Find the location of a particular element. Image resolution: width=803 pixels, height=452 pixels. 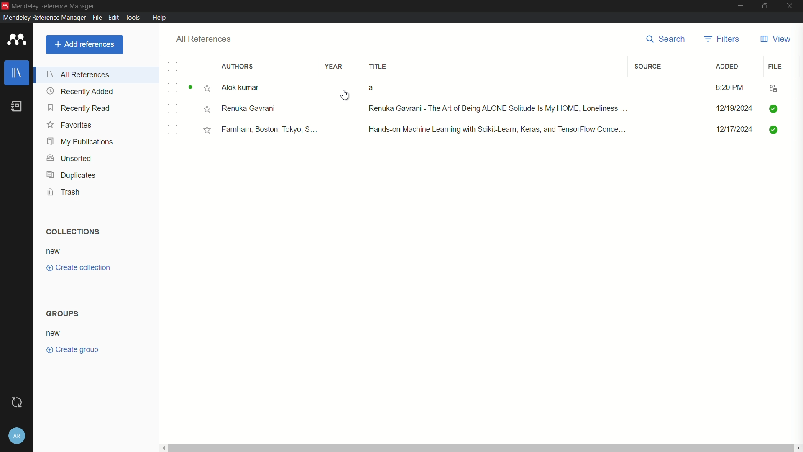

app icon is located at coordinates (5, 5).